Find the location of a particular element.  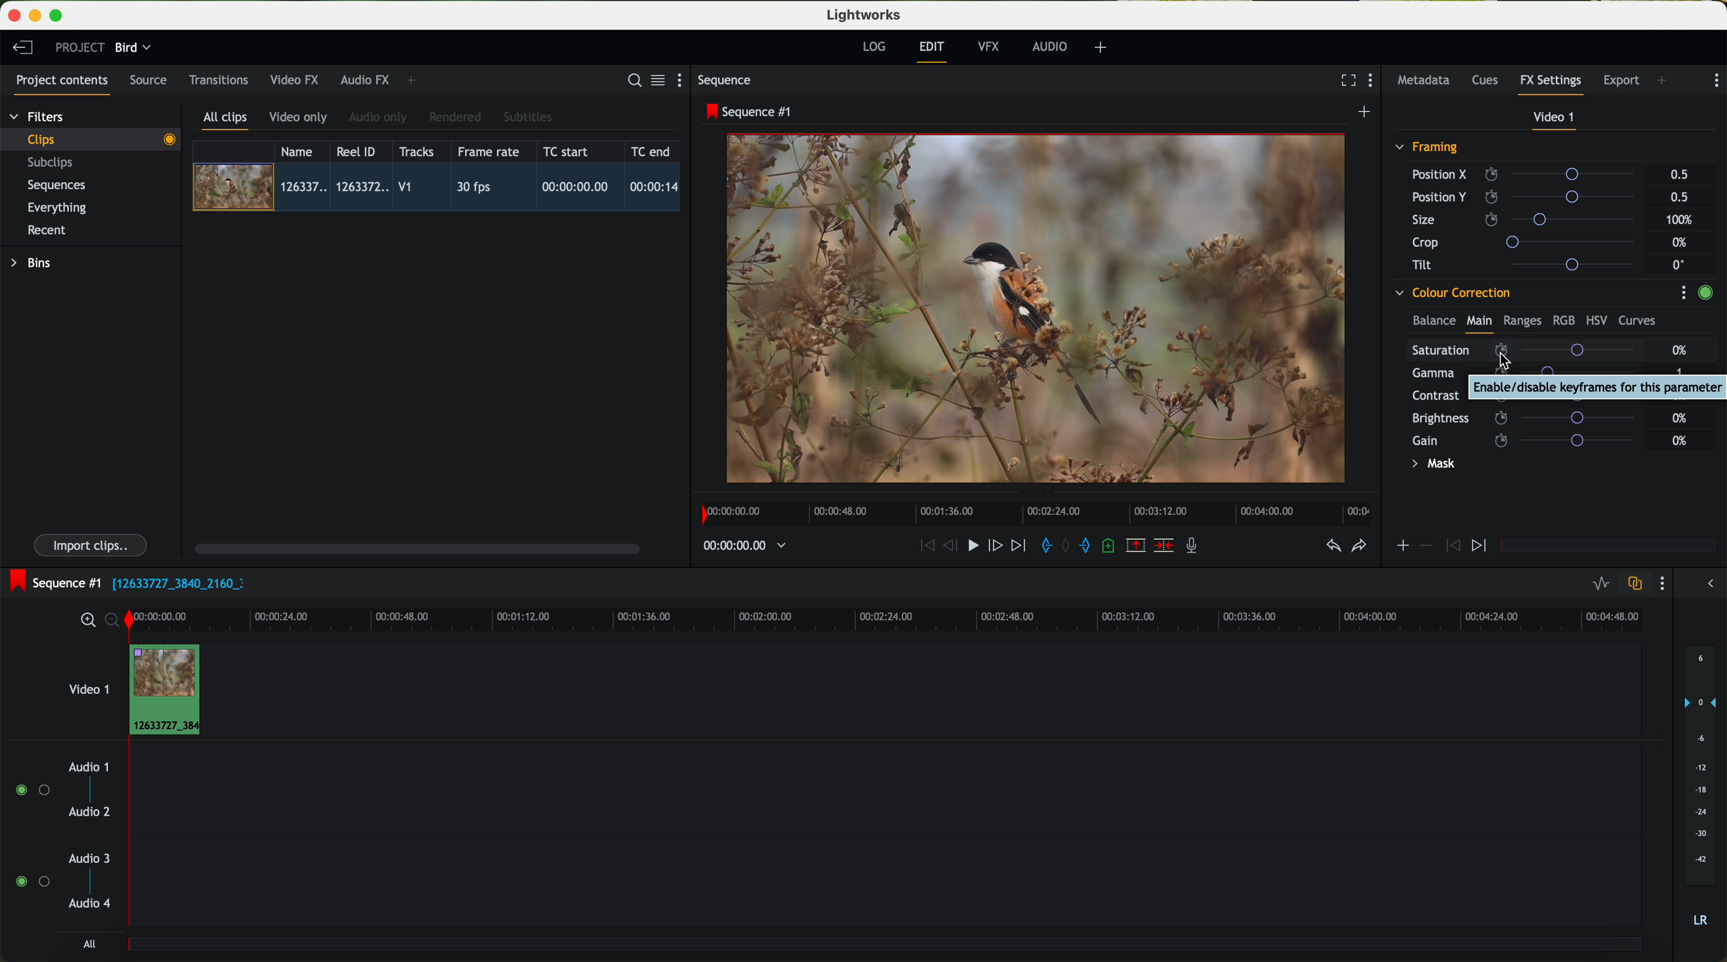

0.5 is located at coordinates (1679, 175).